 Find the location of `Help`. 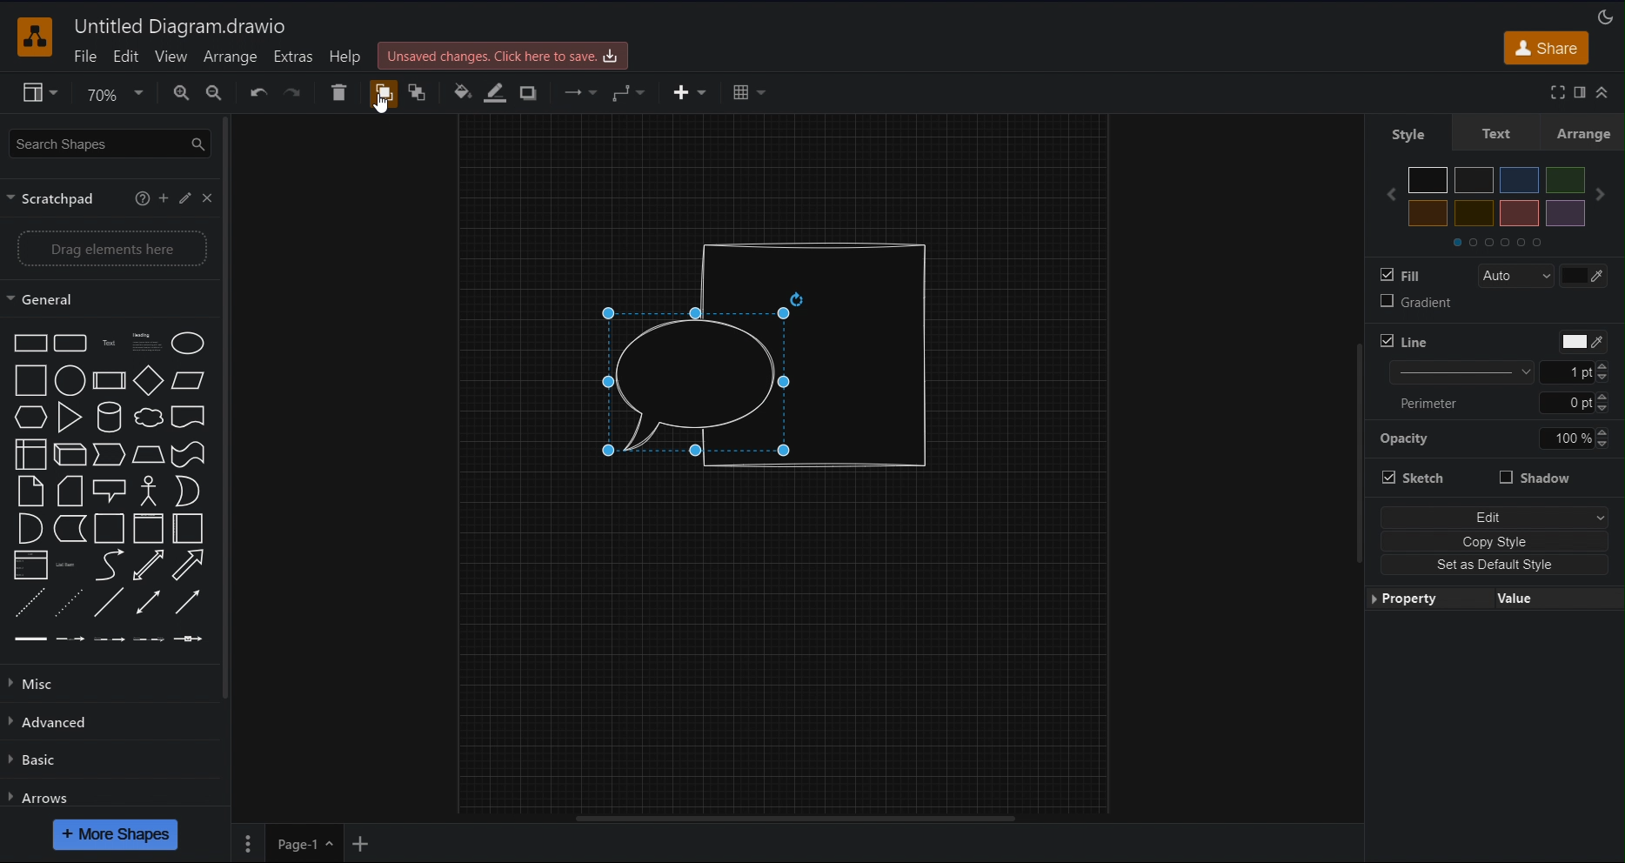

Help is located at coordinates (348, 56).